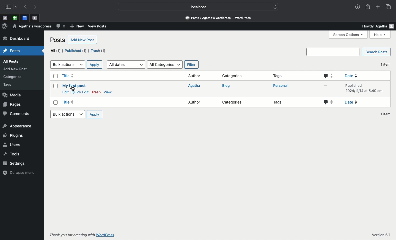 The width and height of the screenshot is (396, 240). What do you see at coordinates (66, 92) in the screenshot?
I see `Edit` at bounding box center [66, 92].